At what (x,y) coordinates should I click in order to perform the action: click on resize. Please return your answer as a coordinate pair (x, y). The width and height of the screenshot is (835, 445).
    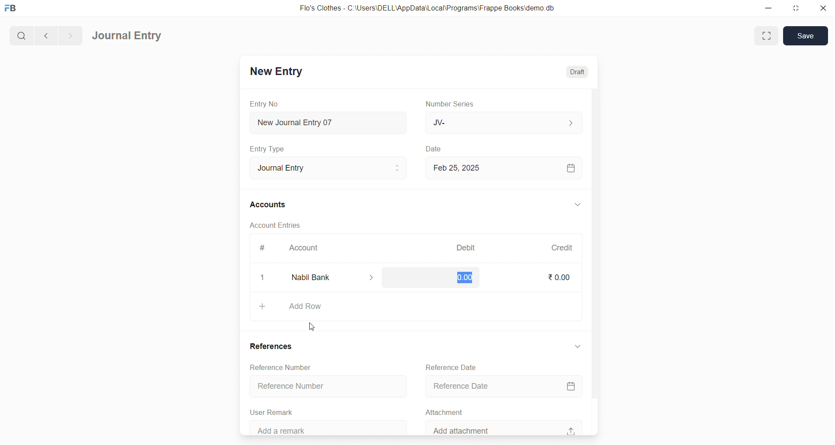
    Looking at the image, I should click on (794, 9).